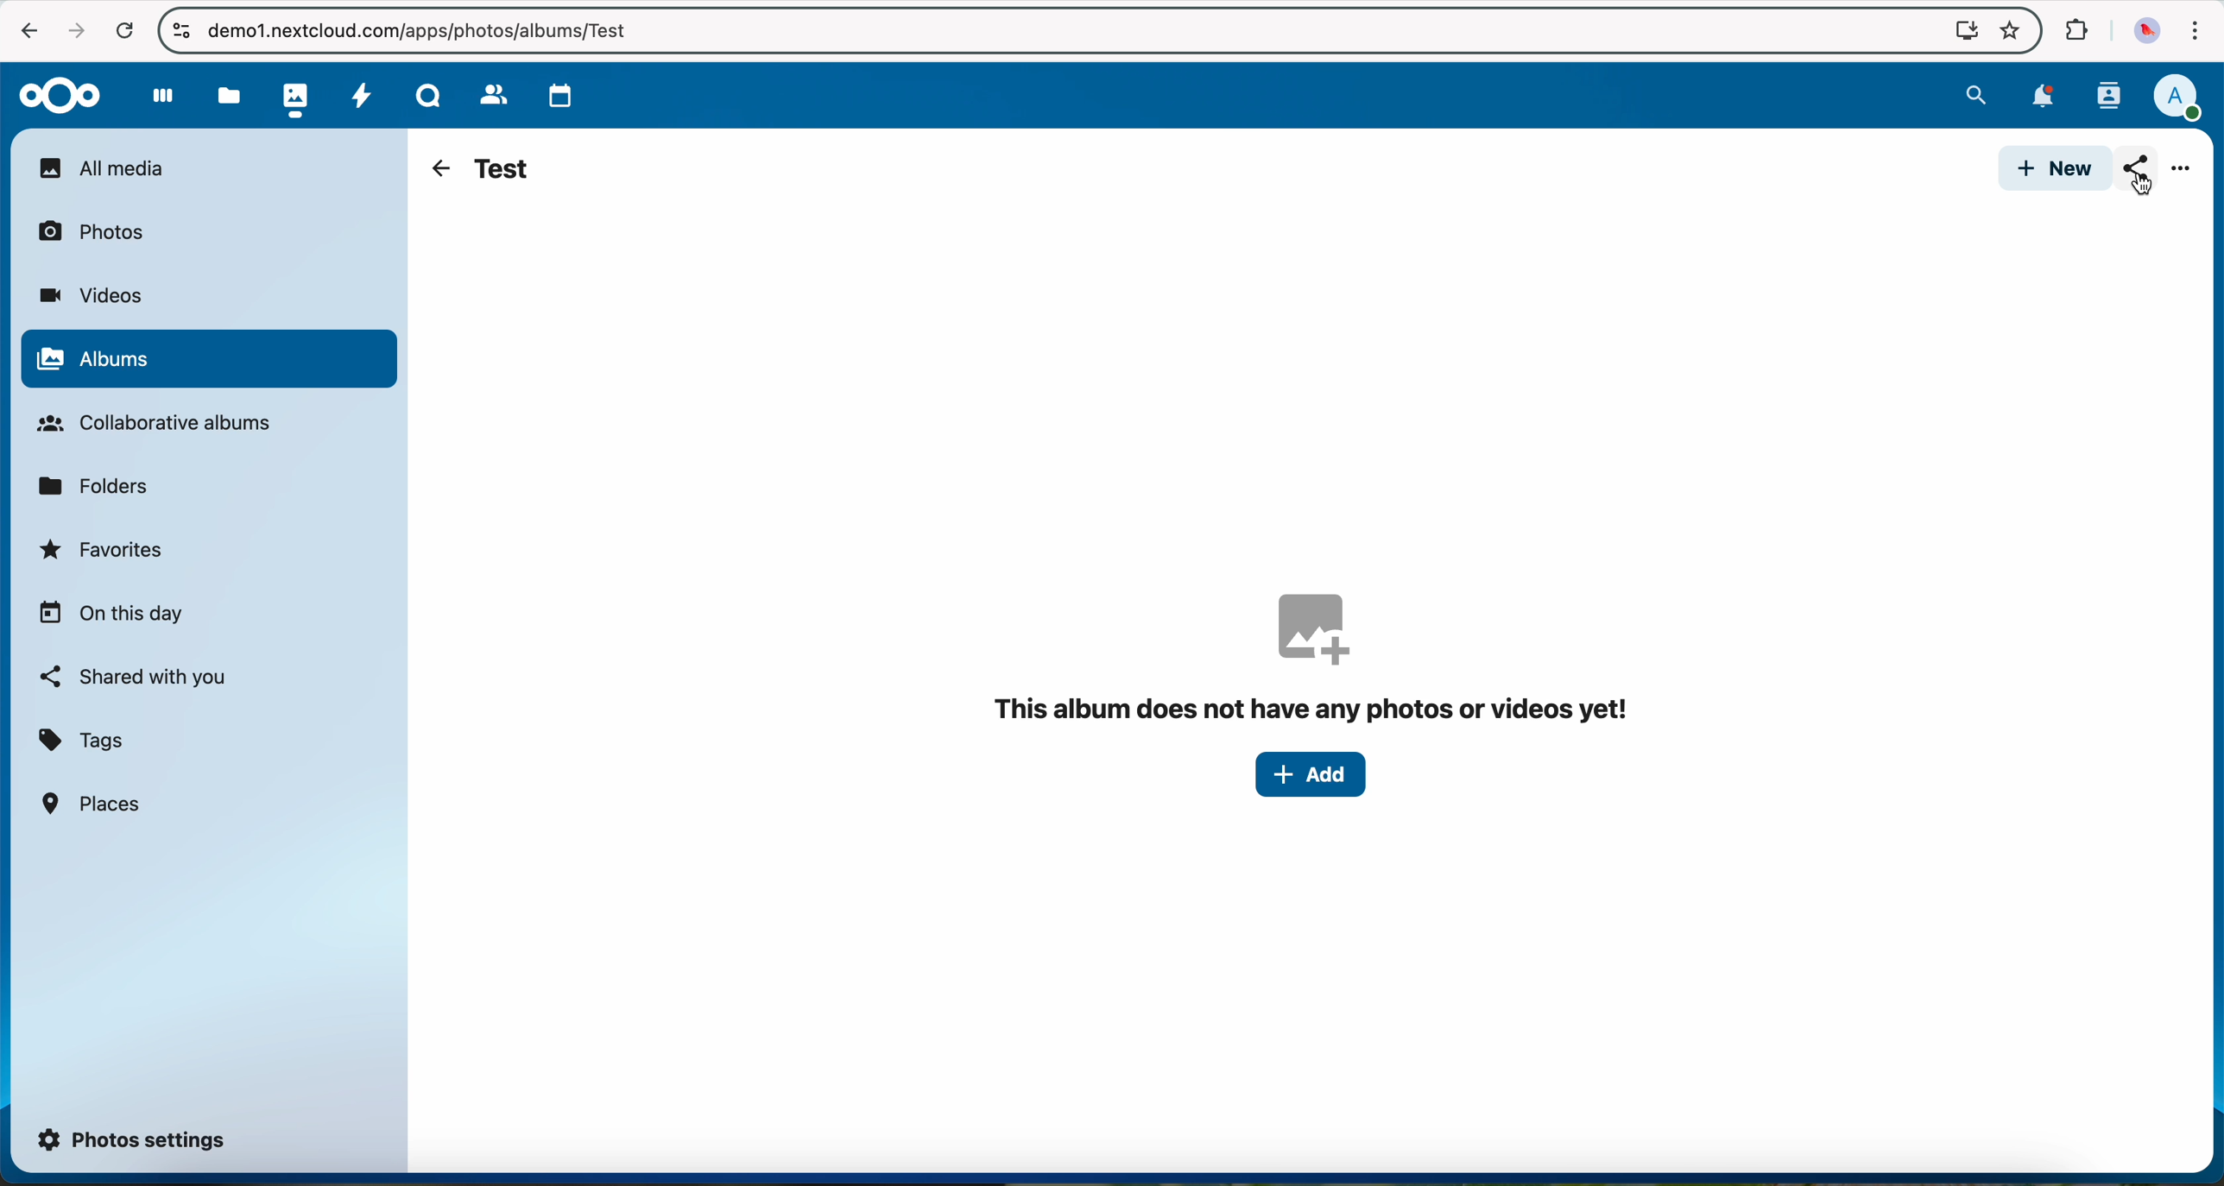  What do you see at coordinates (2074, 31) in the screenshot?
I see `extensions` at bounding box center [2074, 31].